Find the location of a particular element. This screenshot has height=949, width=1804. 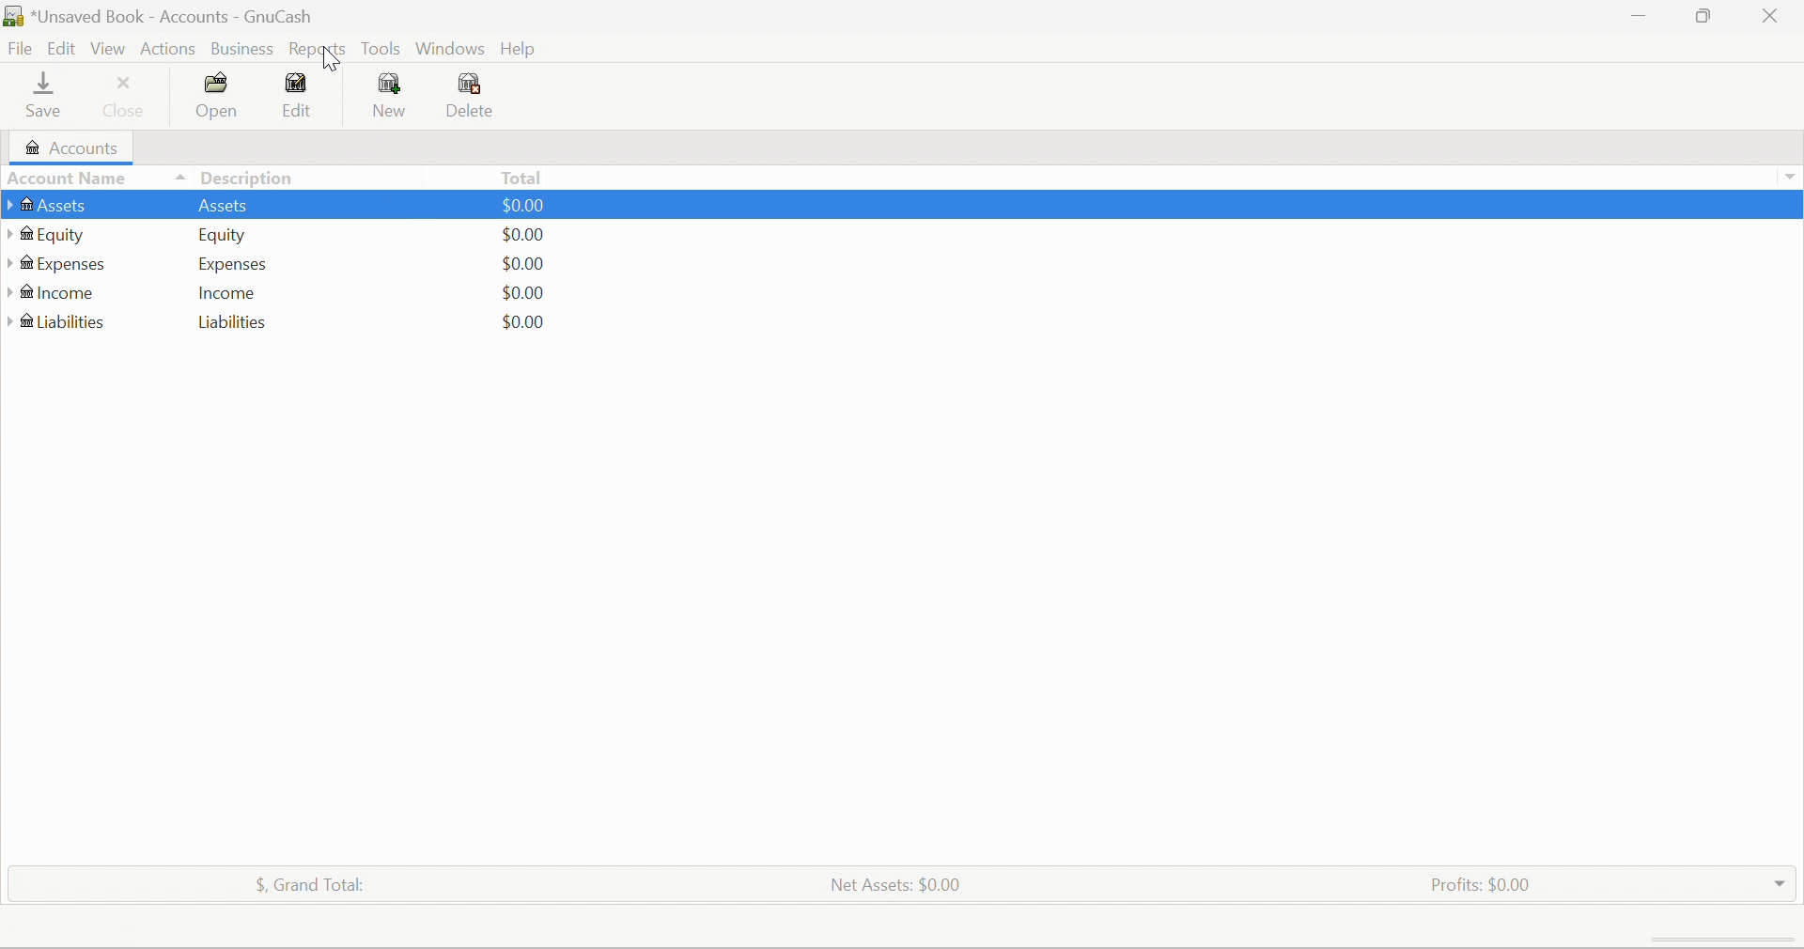

View is located at coordinates (111, 50).